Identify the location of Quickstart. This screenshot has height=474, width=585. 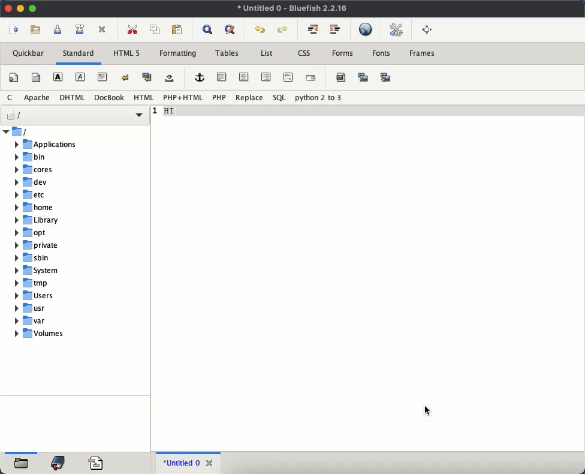
(14, 79).